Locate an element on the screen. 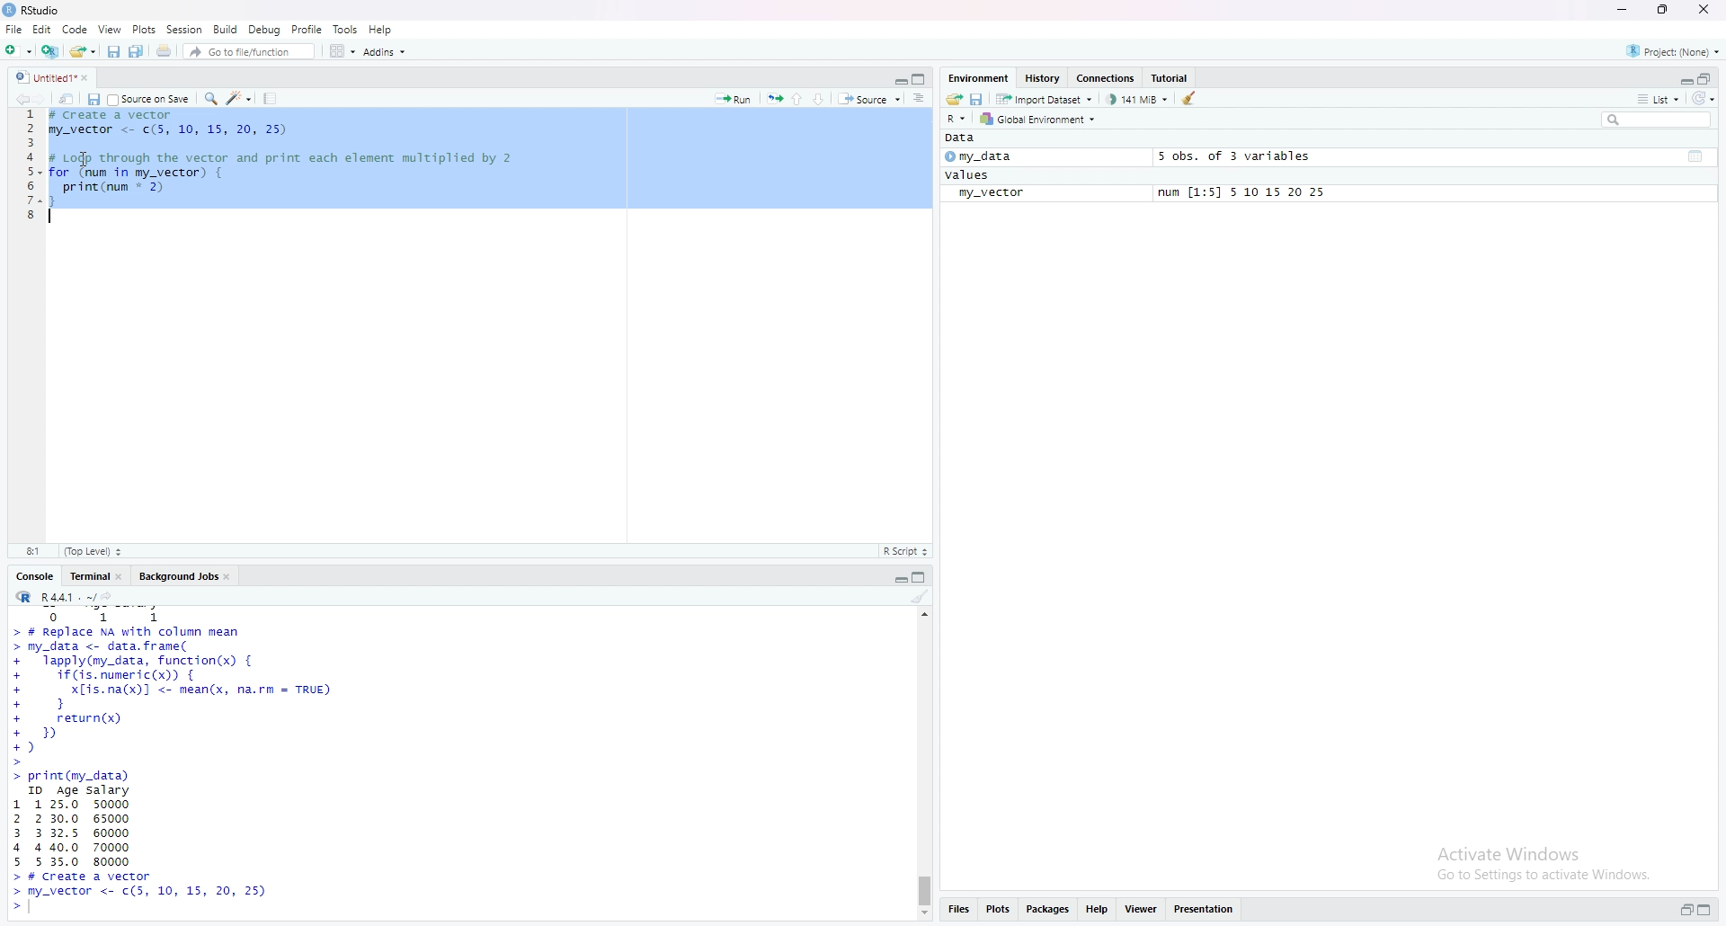 This screenshot has height=926, width=1726. Global Environment  is located at coordinates (1043, 119).